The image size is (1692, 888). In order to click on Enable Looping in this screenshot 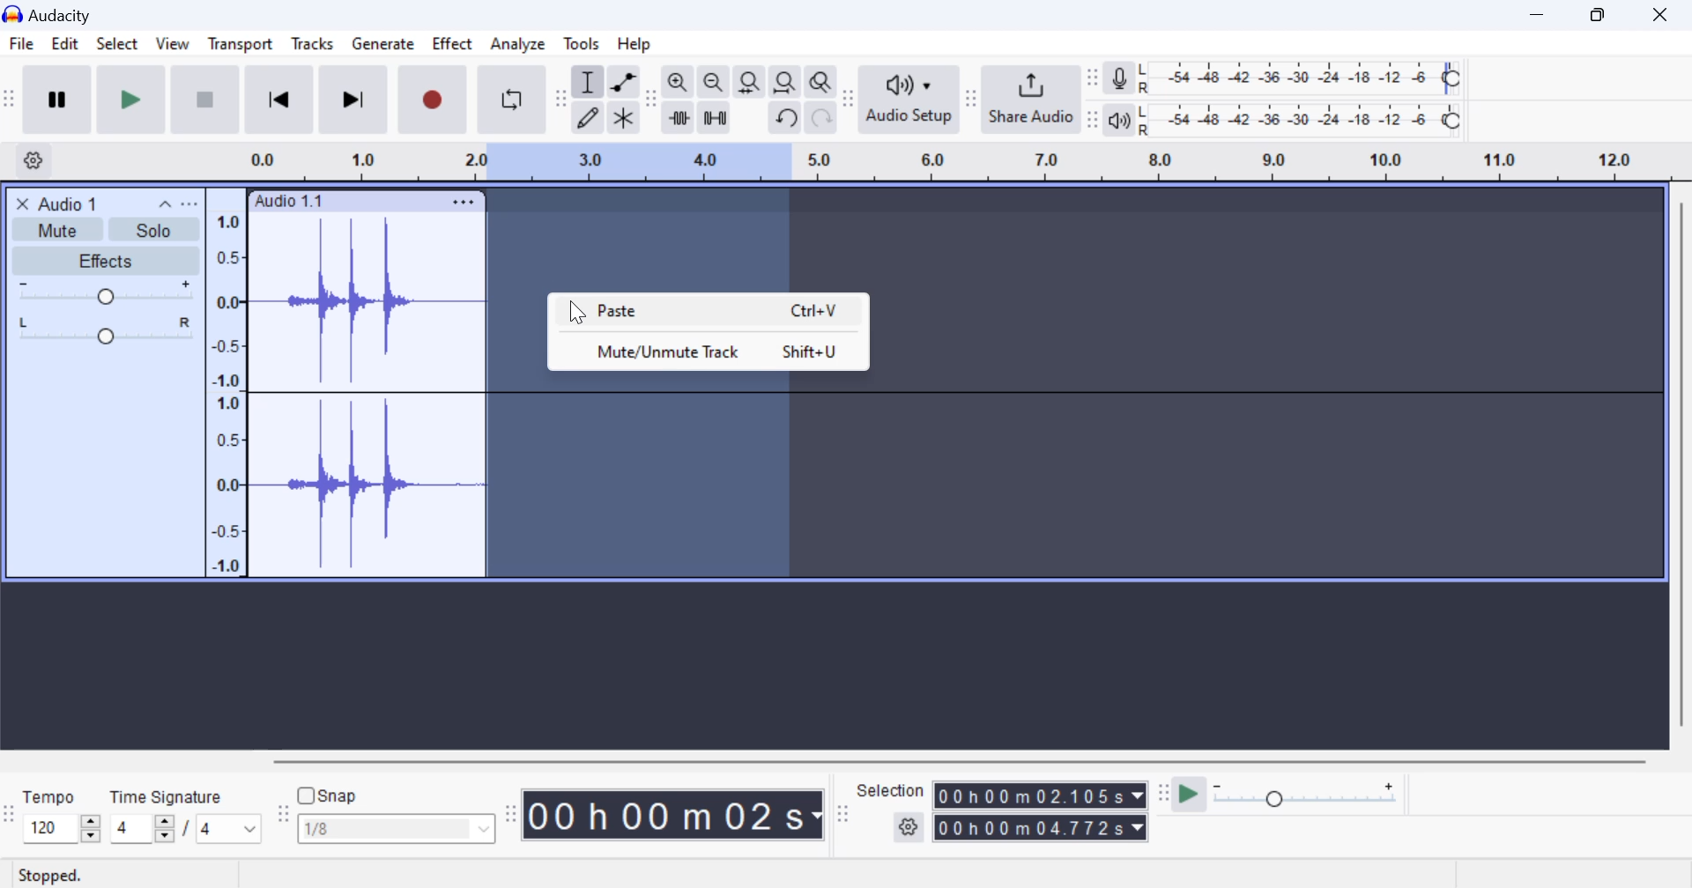, I will do `click(513, 100)`.